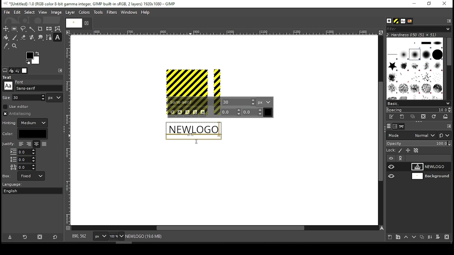  What do you see at coordinates (86, 23) in the screenshot?
I see `close` at bounding box center [86, 23].